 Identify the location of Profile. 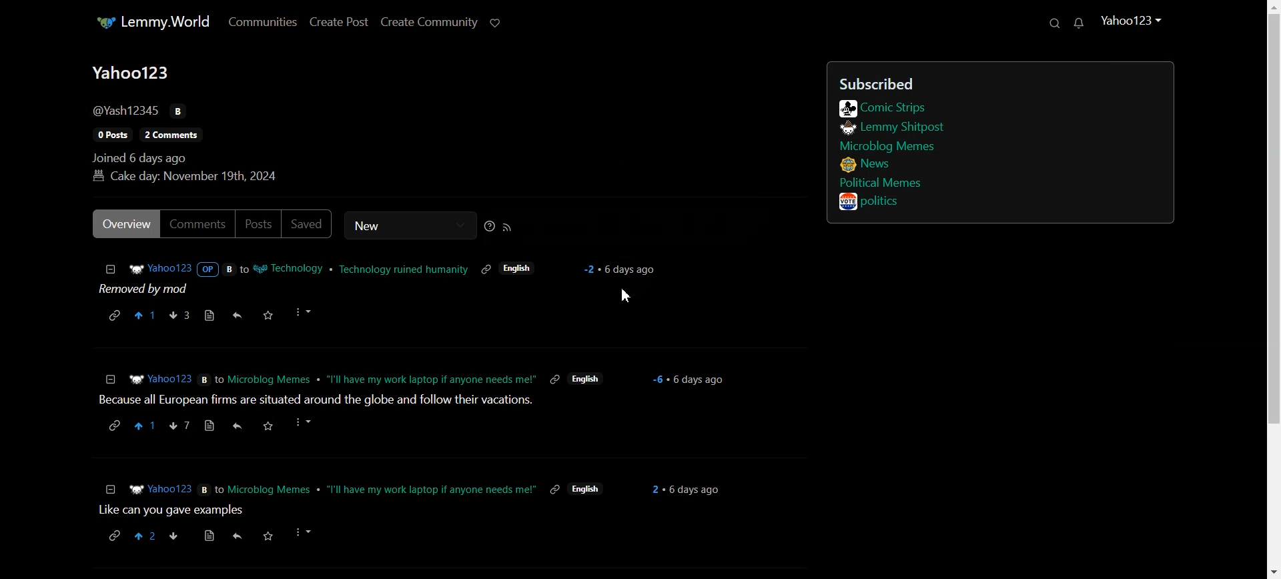
(1131, 26).